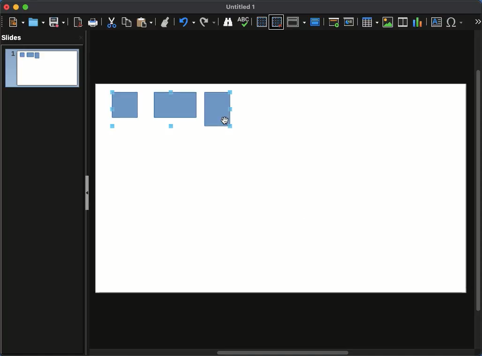  Describe the element at coordinates (143, 23) in the screenshot. I see `Paste` at that location.